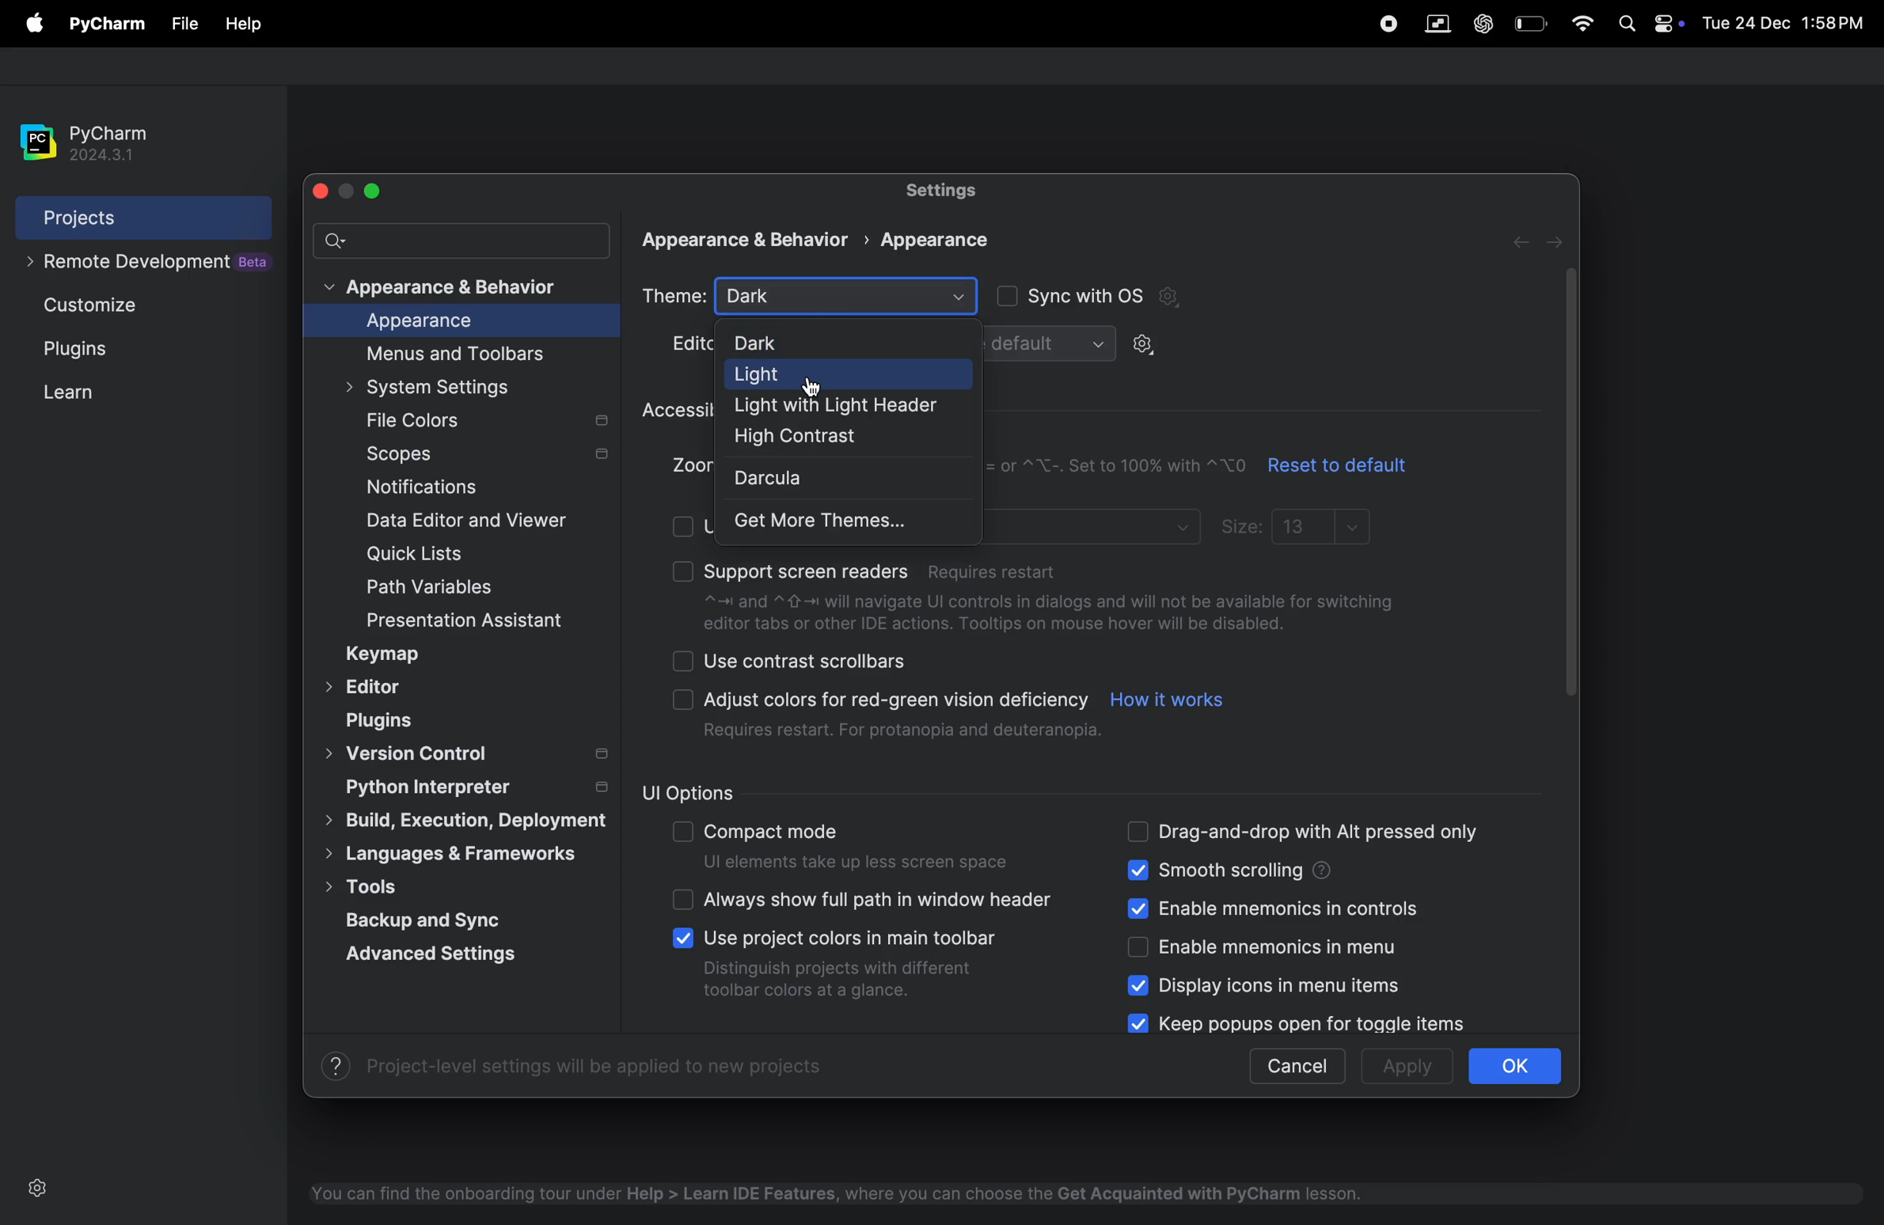  Describe the element at coordinates (1054, 612) in the screenshot. I see `~= and ~{- will navigate Ul controls in dialogs and will not be available for switchingeditor tabs or other IDE actions. Tooltips on mouse hover will be disabled.` at that location.